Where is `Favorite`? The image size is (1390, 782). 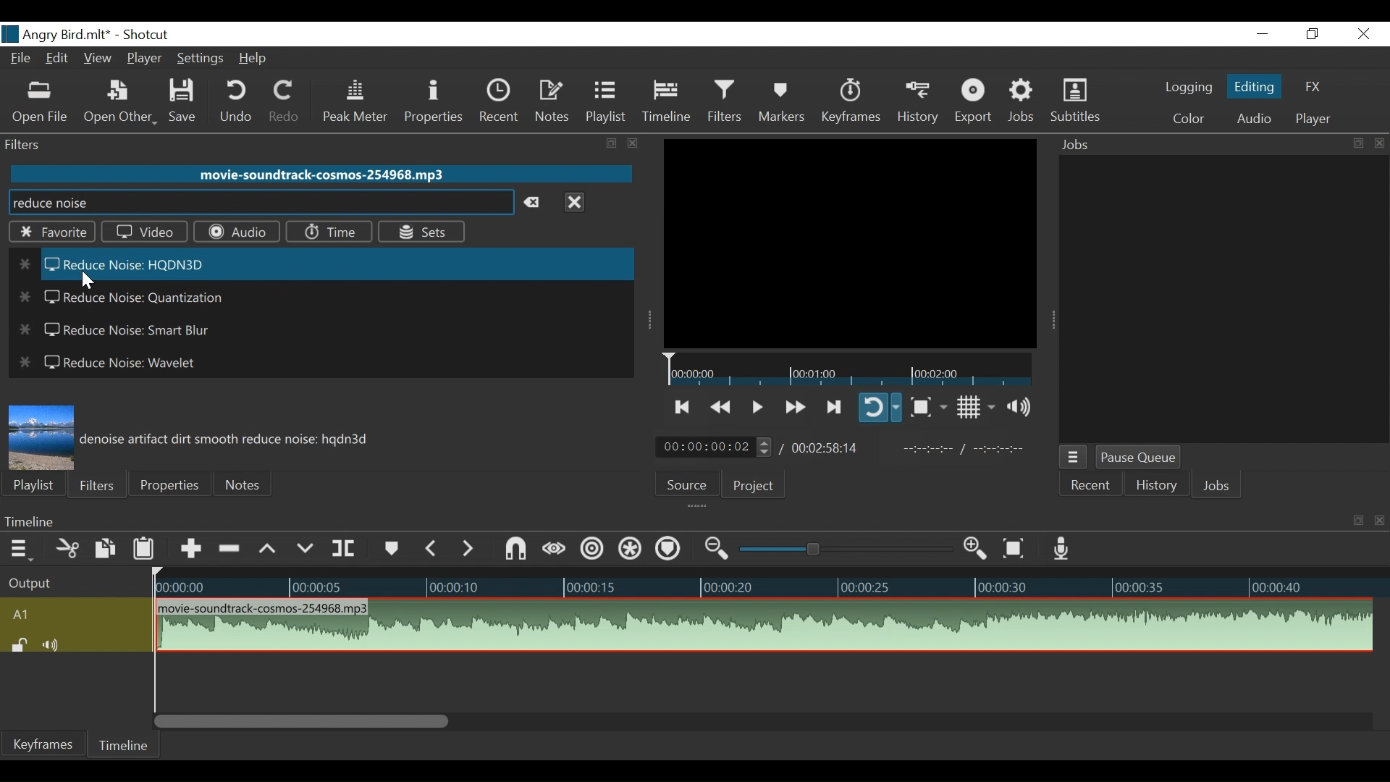 Favorite is located at coordinates (51, 234).